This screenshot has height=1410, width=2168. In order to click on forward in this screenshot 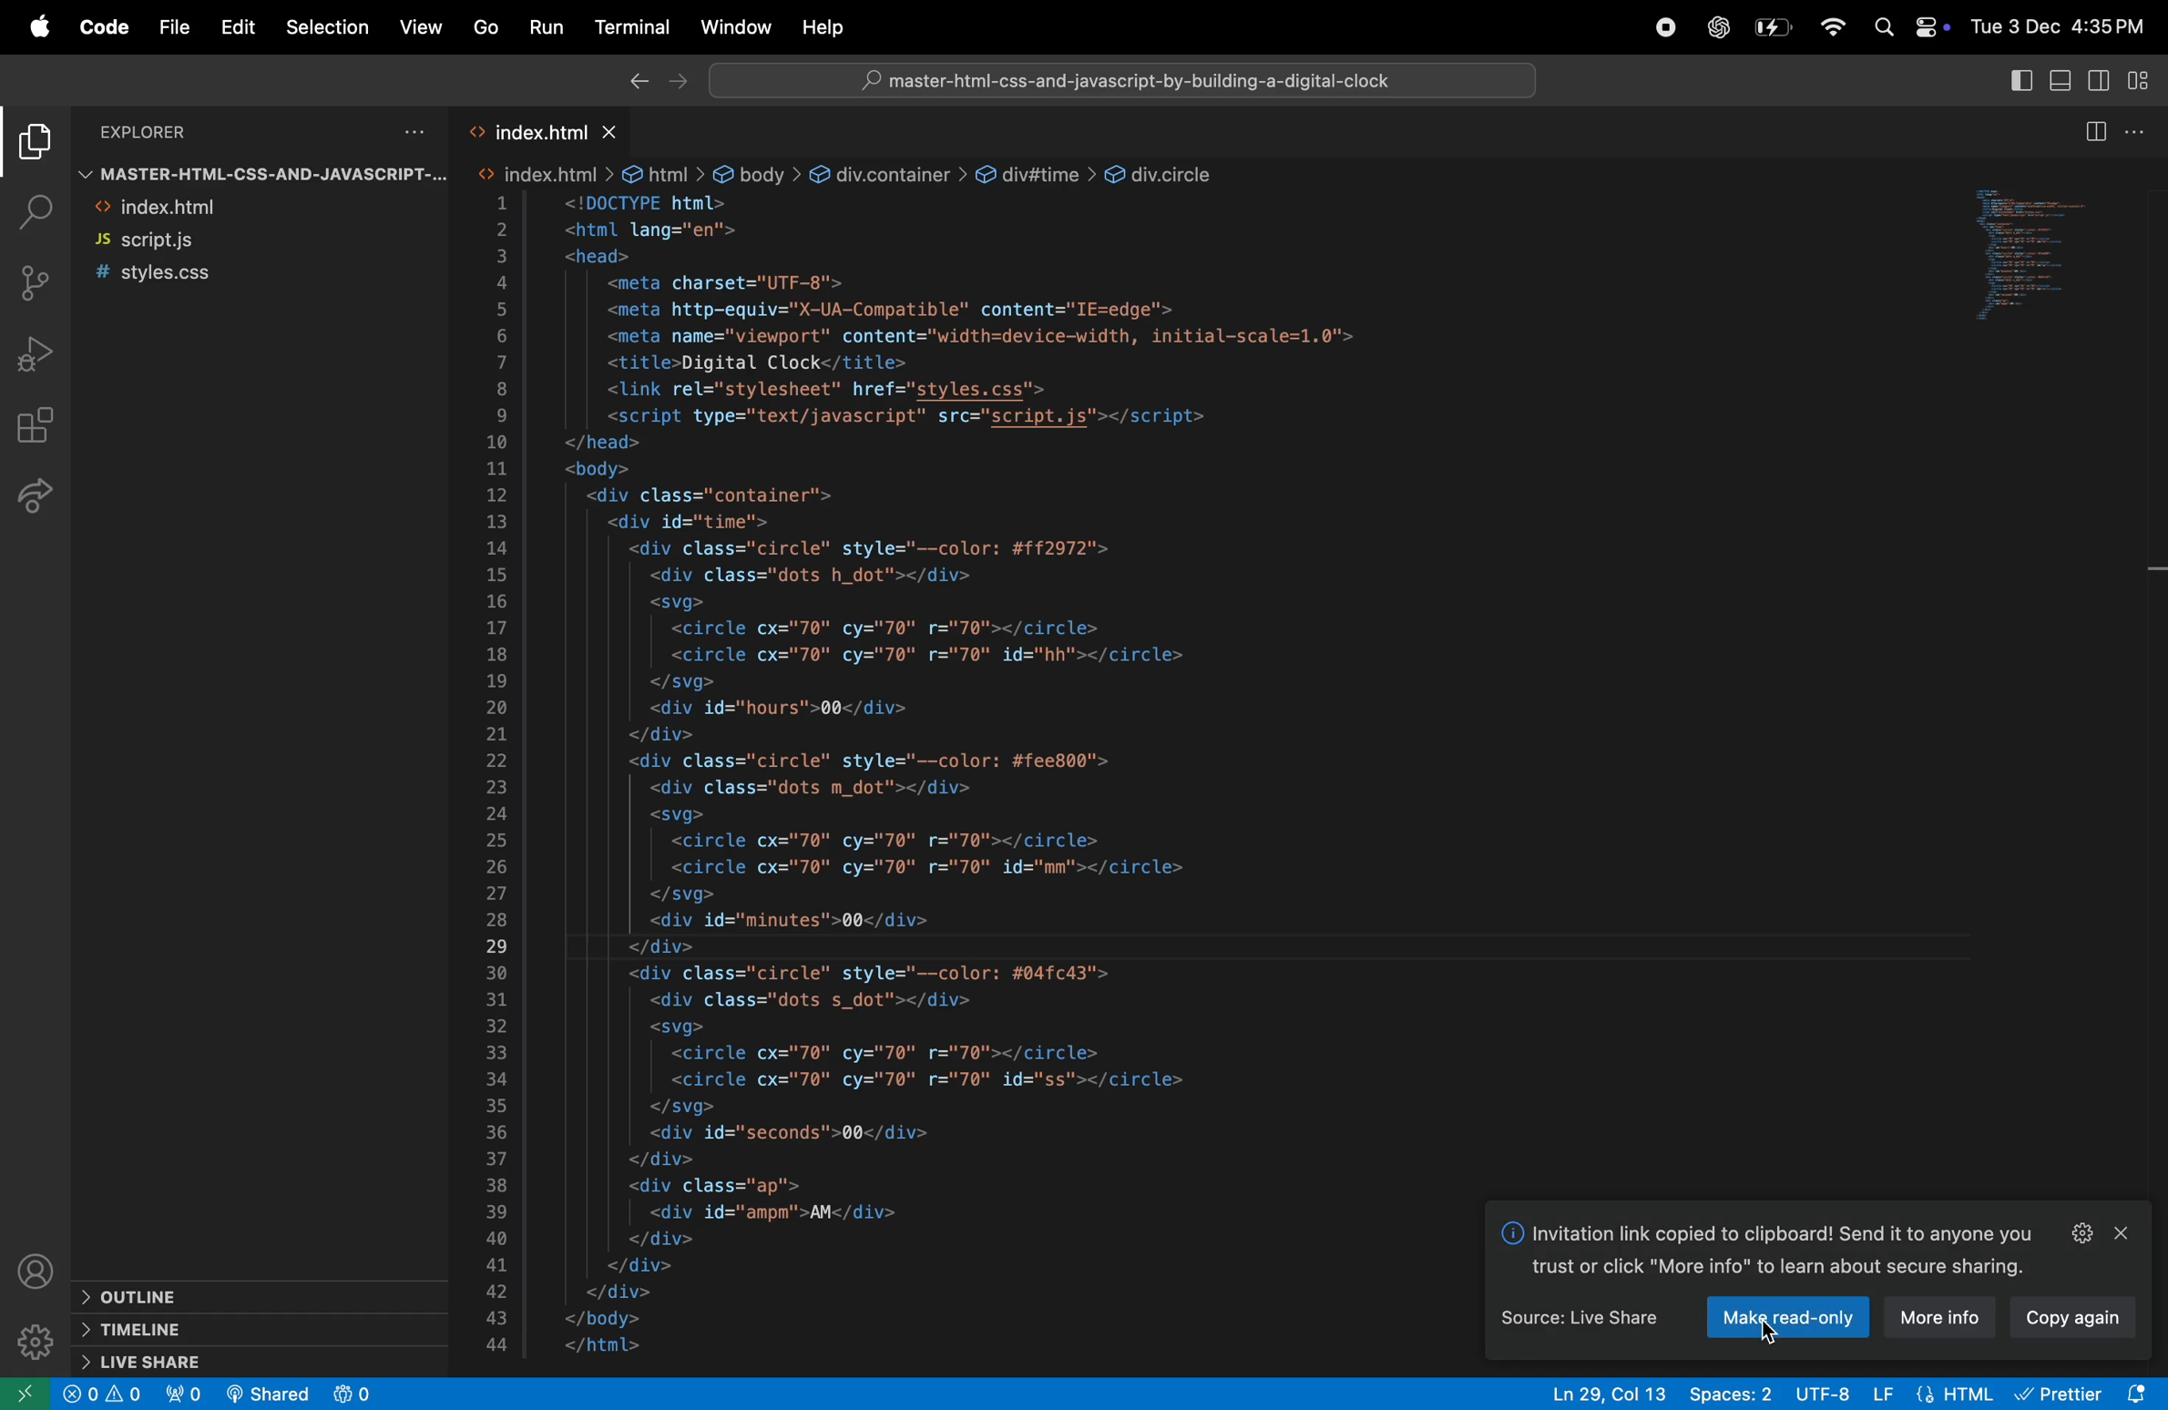, I will do `click(680, 82)`.